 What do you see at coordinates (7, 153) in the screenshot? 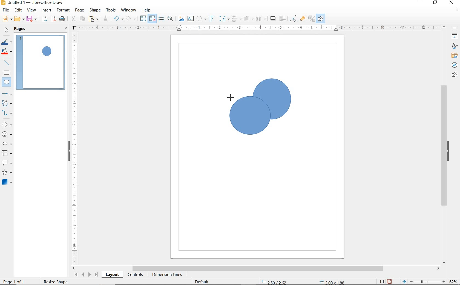
I see `FLOWCHART` at bounding box center [7, 153].